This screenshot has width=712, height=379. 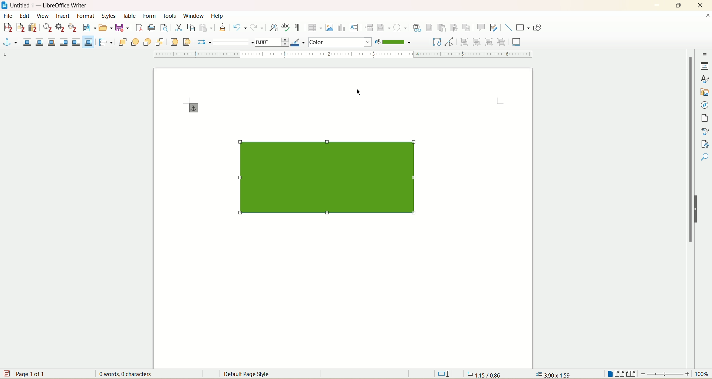 I want to click on to foreground, so click(x=174, y=42).